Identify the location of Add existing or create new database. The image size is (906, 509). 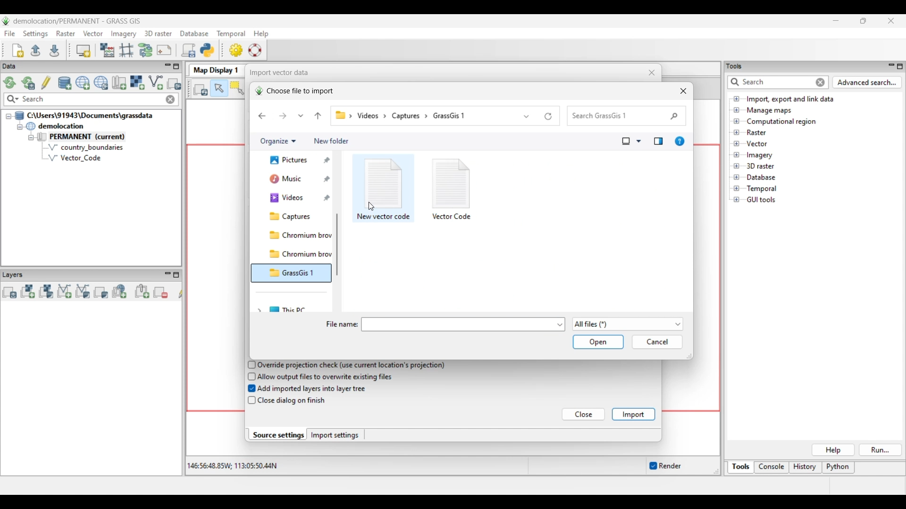
(65, 83).